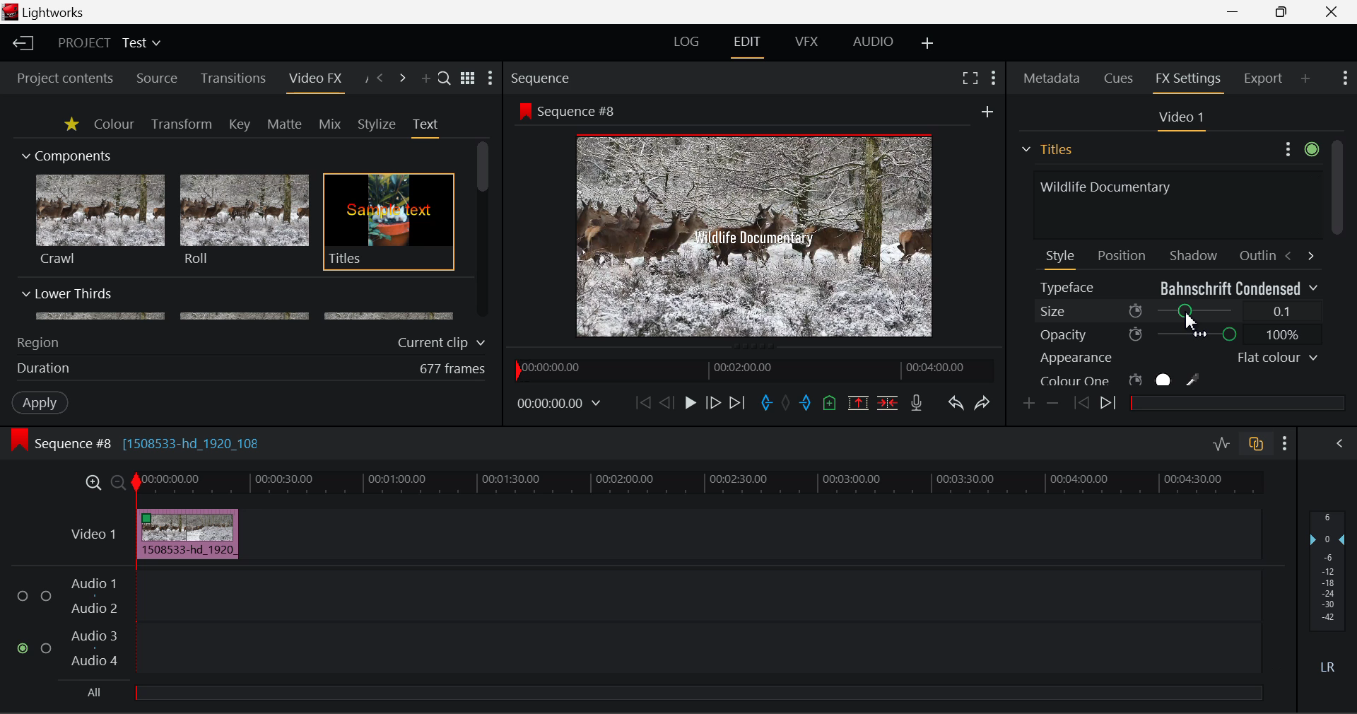  What do you see at coordinates (995, 78) in the screenshot?
I see `Show Settings` at bounding box center [995, 78].